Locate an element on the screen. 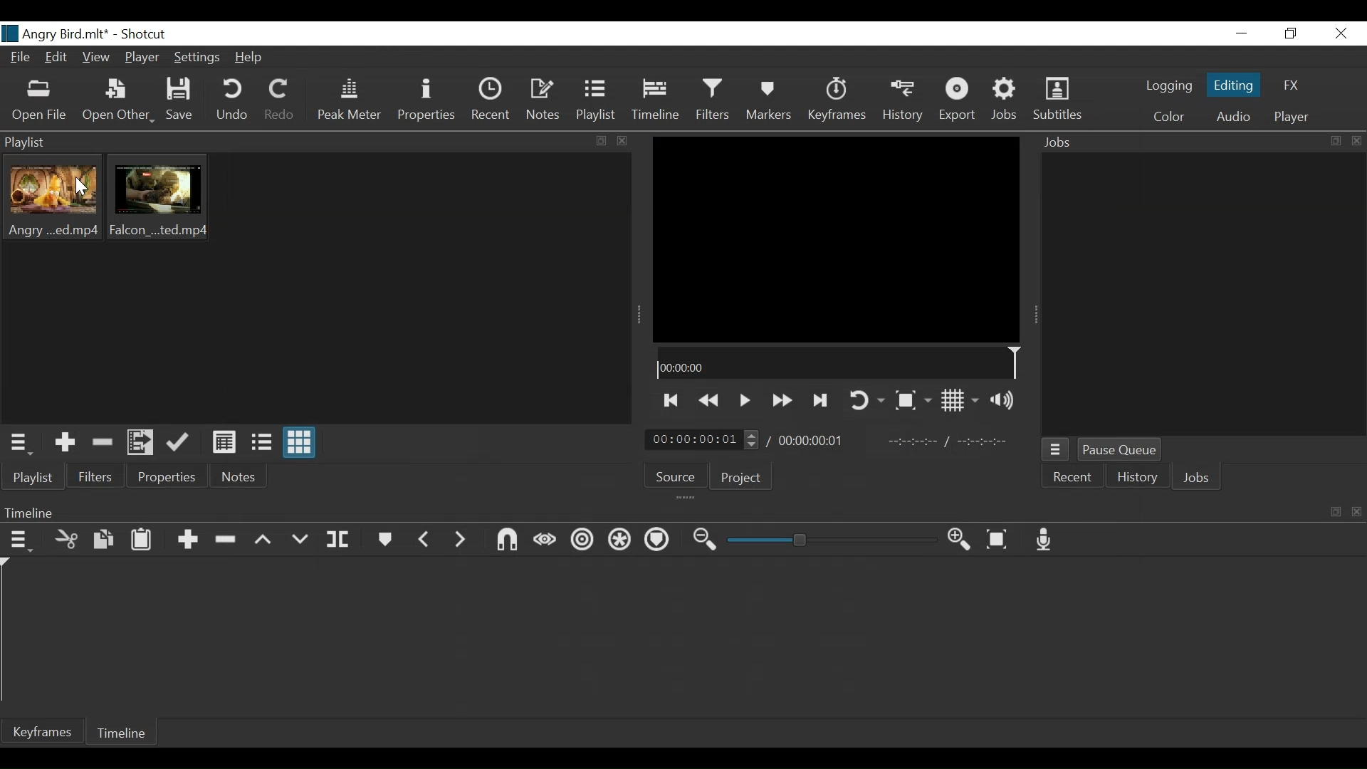  Markers is located at coordinates (386, 540).